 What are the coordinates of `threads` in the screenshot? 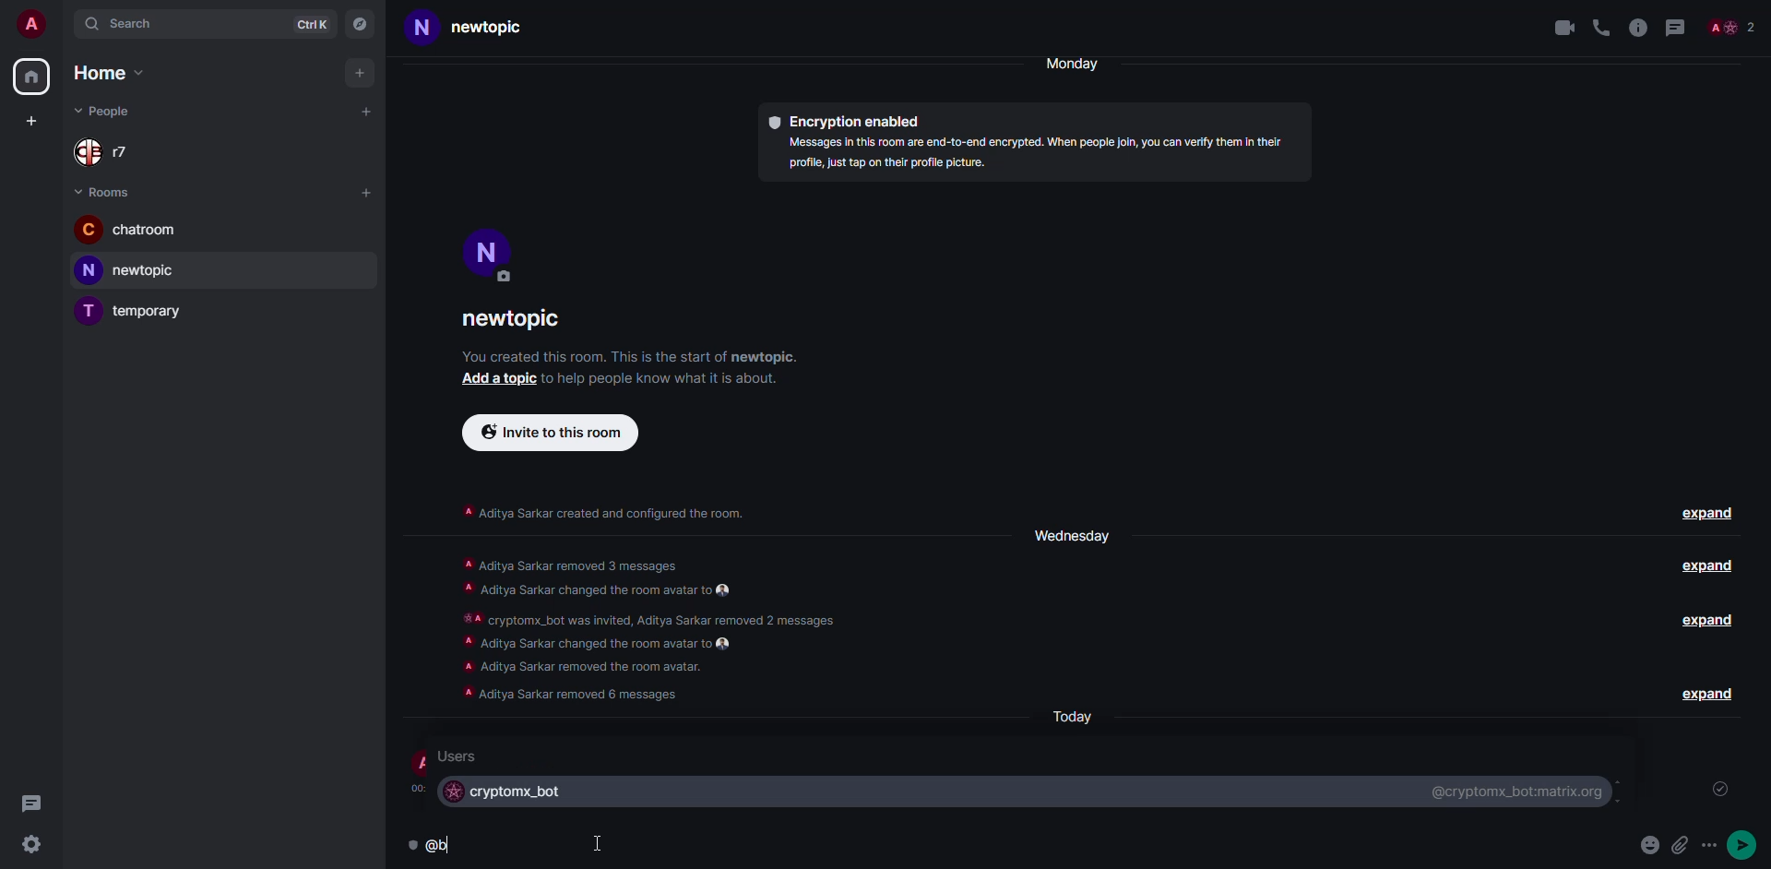 It's located at (1681, 27).